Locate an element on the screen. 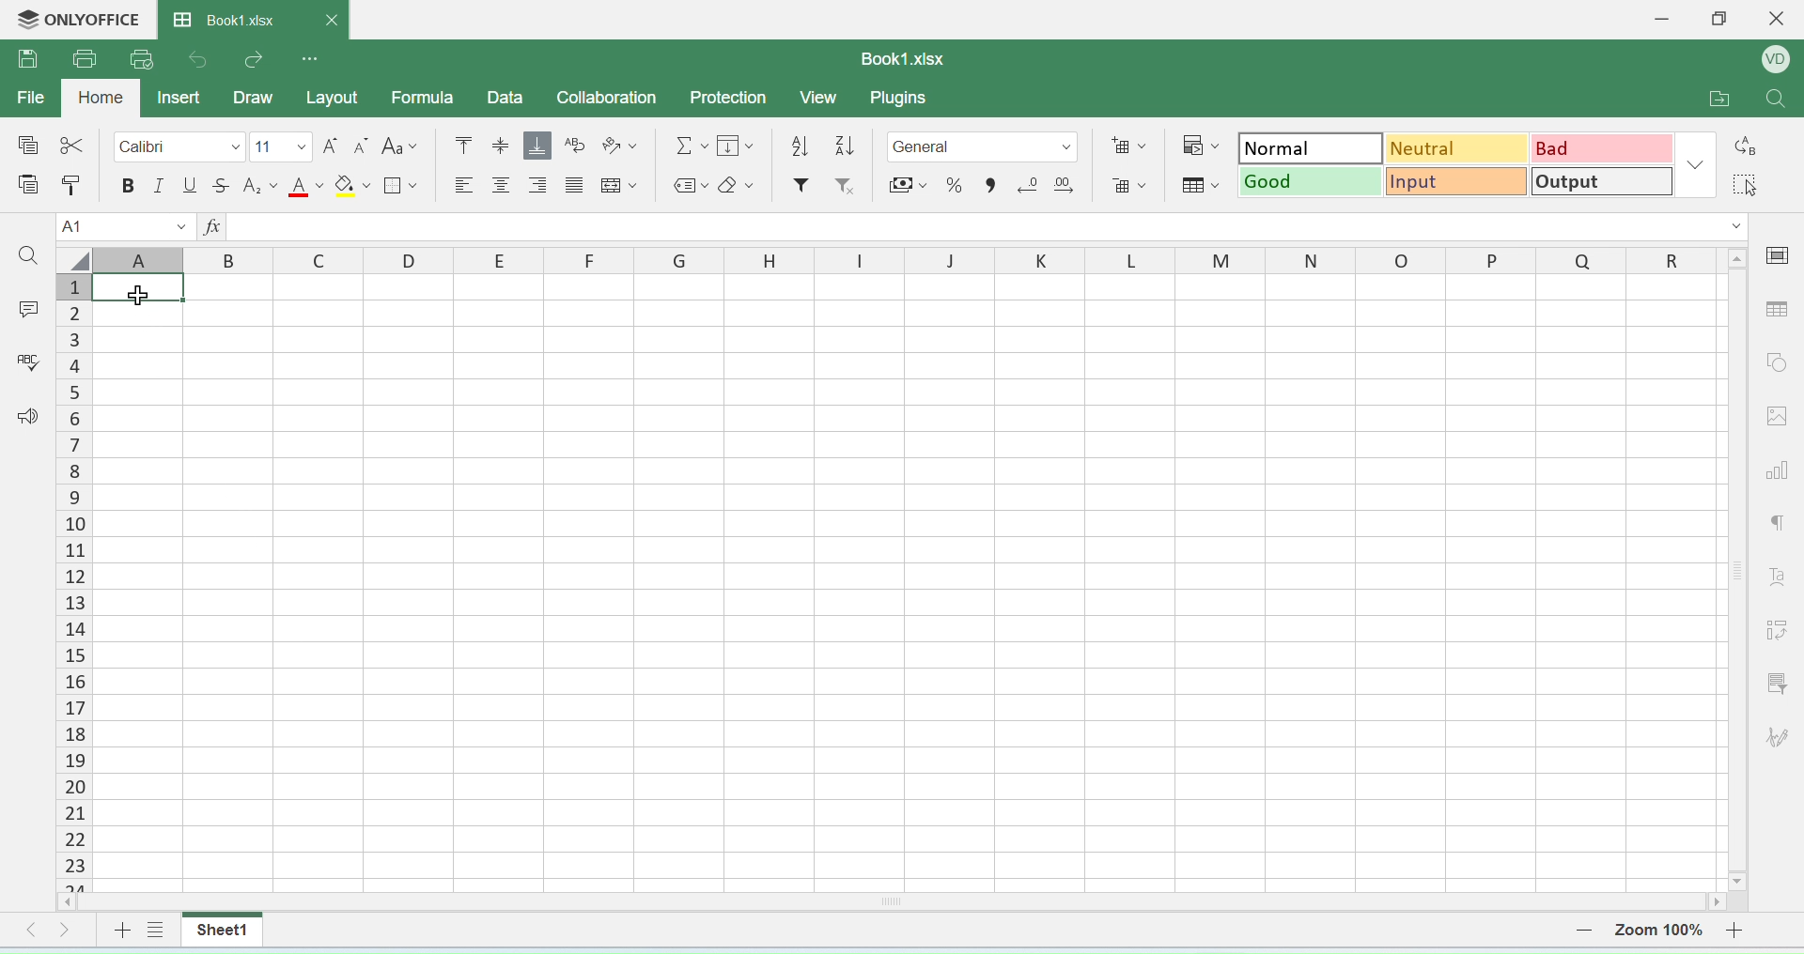 Image resolution: width=1804 pixels, height=954 pixels.  is located at coordinates (908, 186).